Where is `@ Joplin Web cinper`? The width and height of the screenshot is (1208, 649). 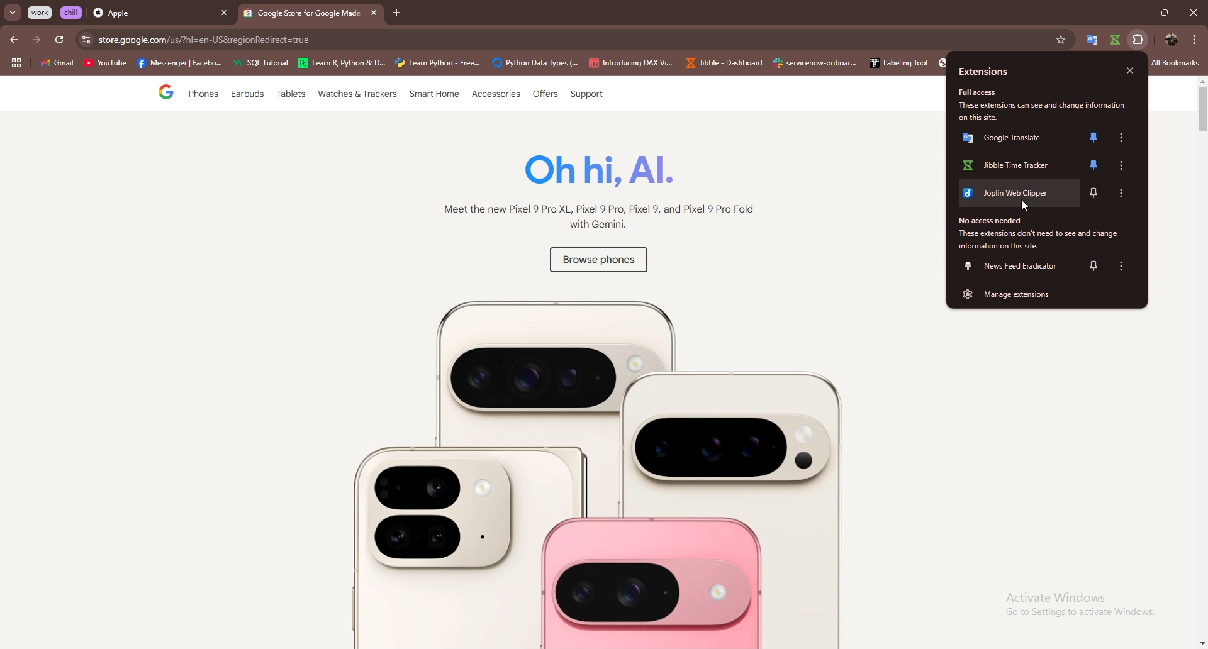 @ Joplin Web cinper is located at coordinates (1012, 197).